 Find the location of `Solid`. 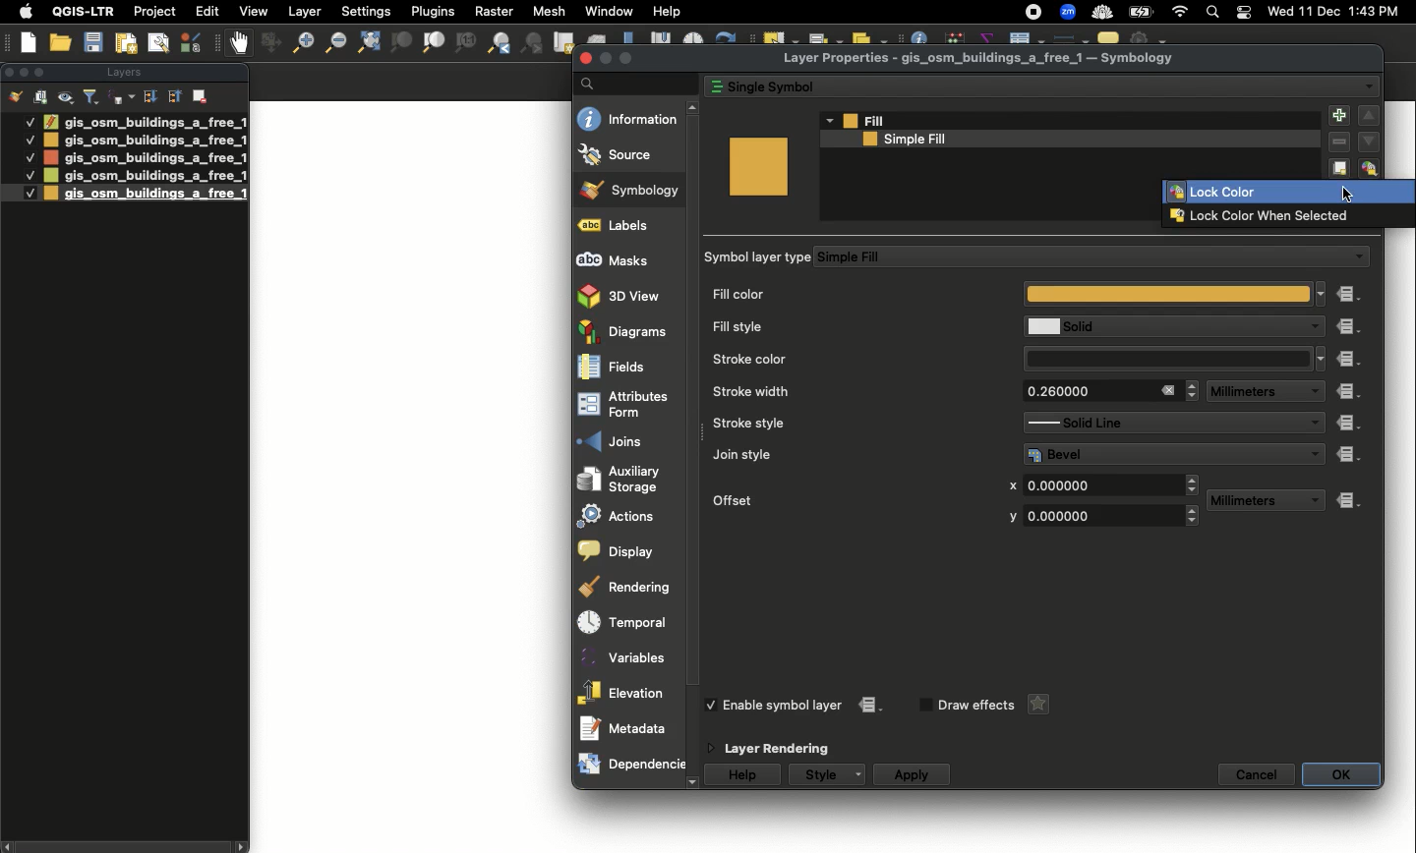

Solid is located at coordinates (1157, 326).